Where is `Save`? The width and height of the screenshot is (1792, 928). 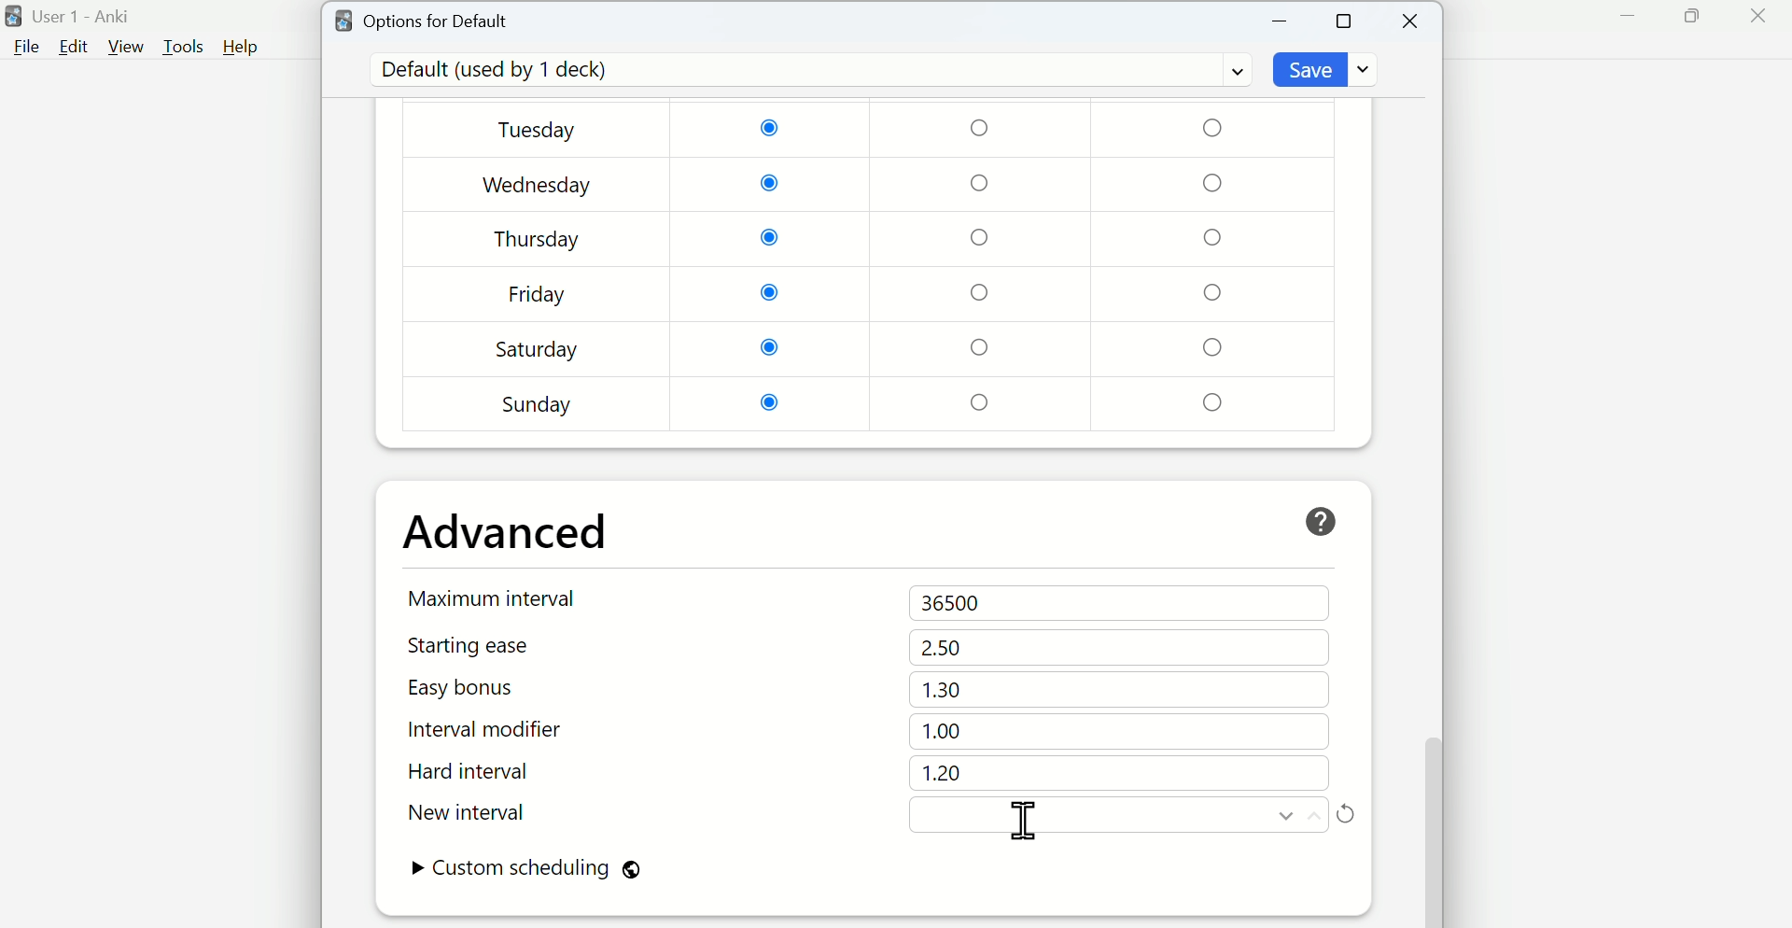 Save is located at coordinates (1328, 69).